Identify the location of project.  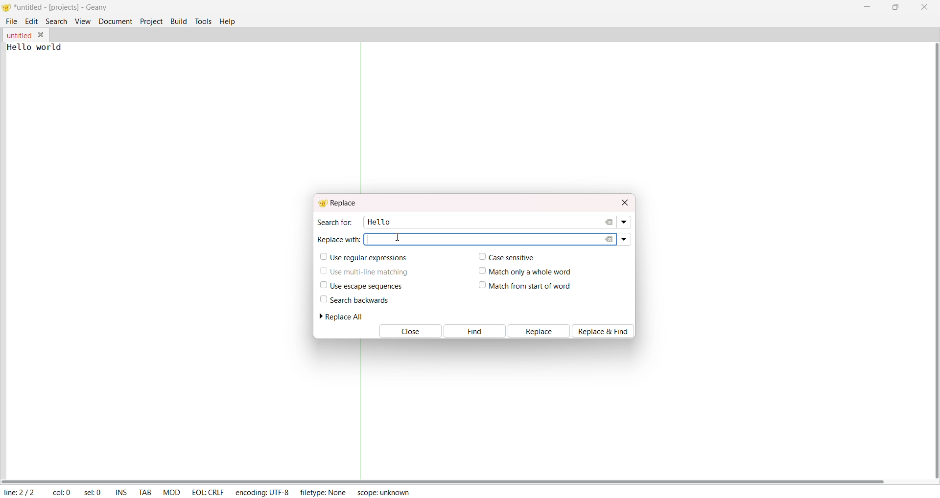
(151, 21).